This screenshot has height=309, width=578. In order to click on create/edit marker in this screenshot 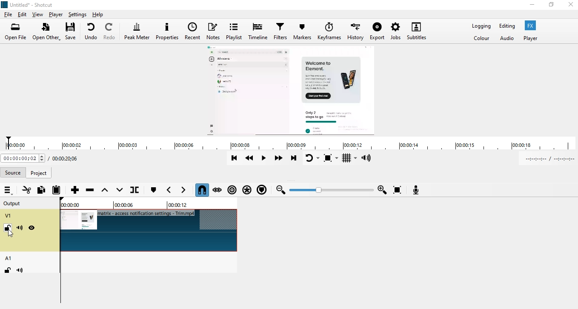, I will do `click(153, 191)`.